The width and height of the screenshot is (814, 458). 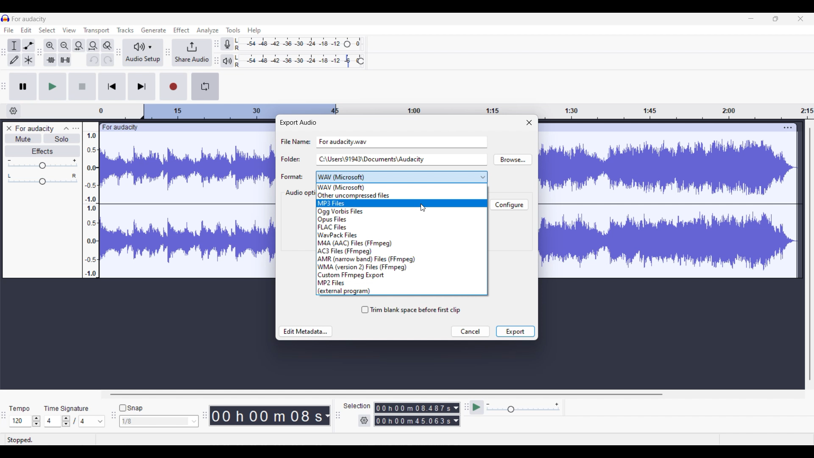 What do you see at coordinates (14, 111) in the screenshot?
I see `Timeline options` at bounding box center [14, 111].